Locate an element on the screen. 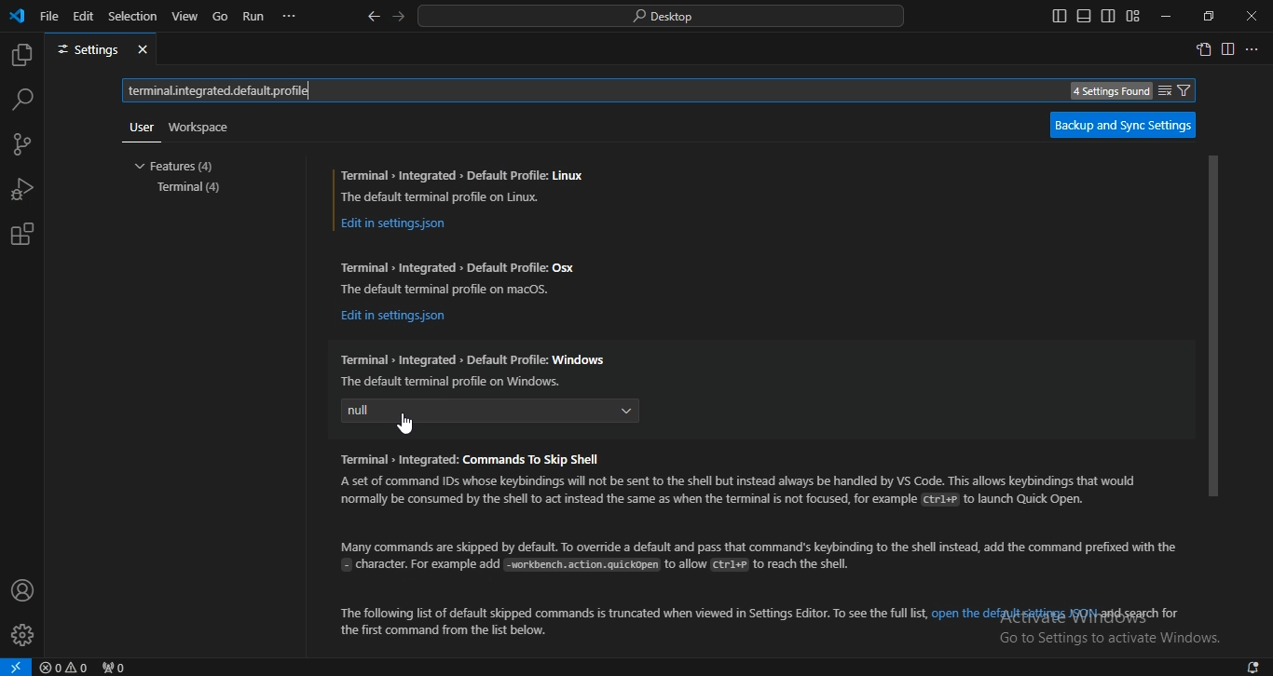 The image size is (1273, 676). filter is located at coordinates (1173, 90).